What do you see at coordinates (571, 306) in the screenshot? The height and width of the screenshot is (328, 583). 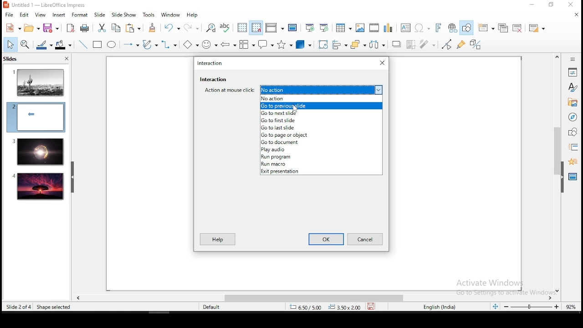 I see `zoom level` at bounding box center [571, 306].